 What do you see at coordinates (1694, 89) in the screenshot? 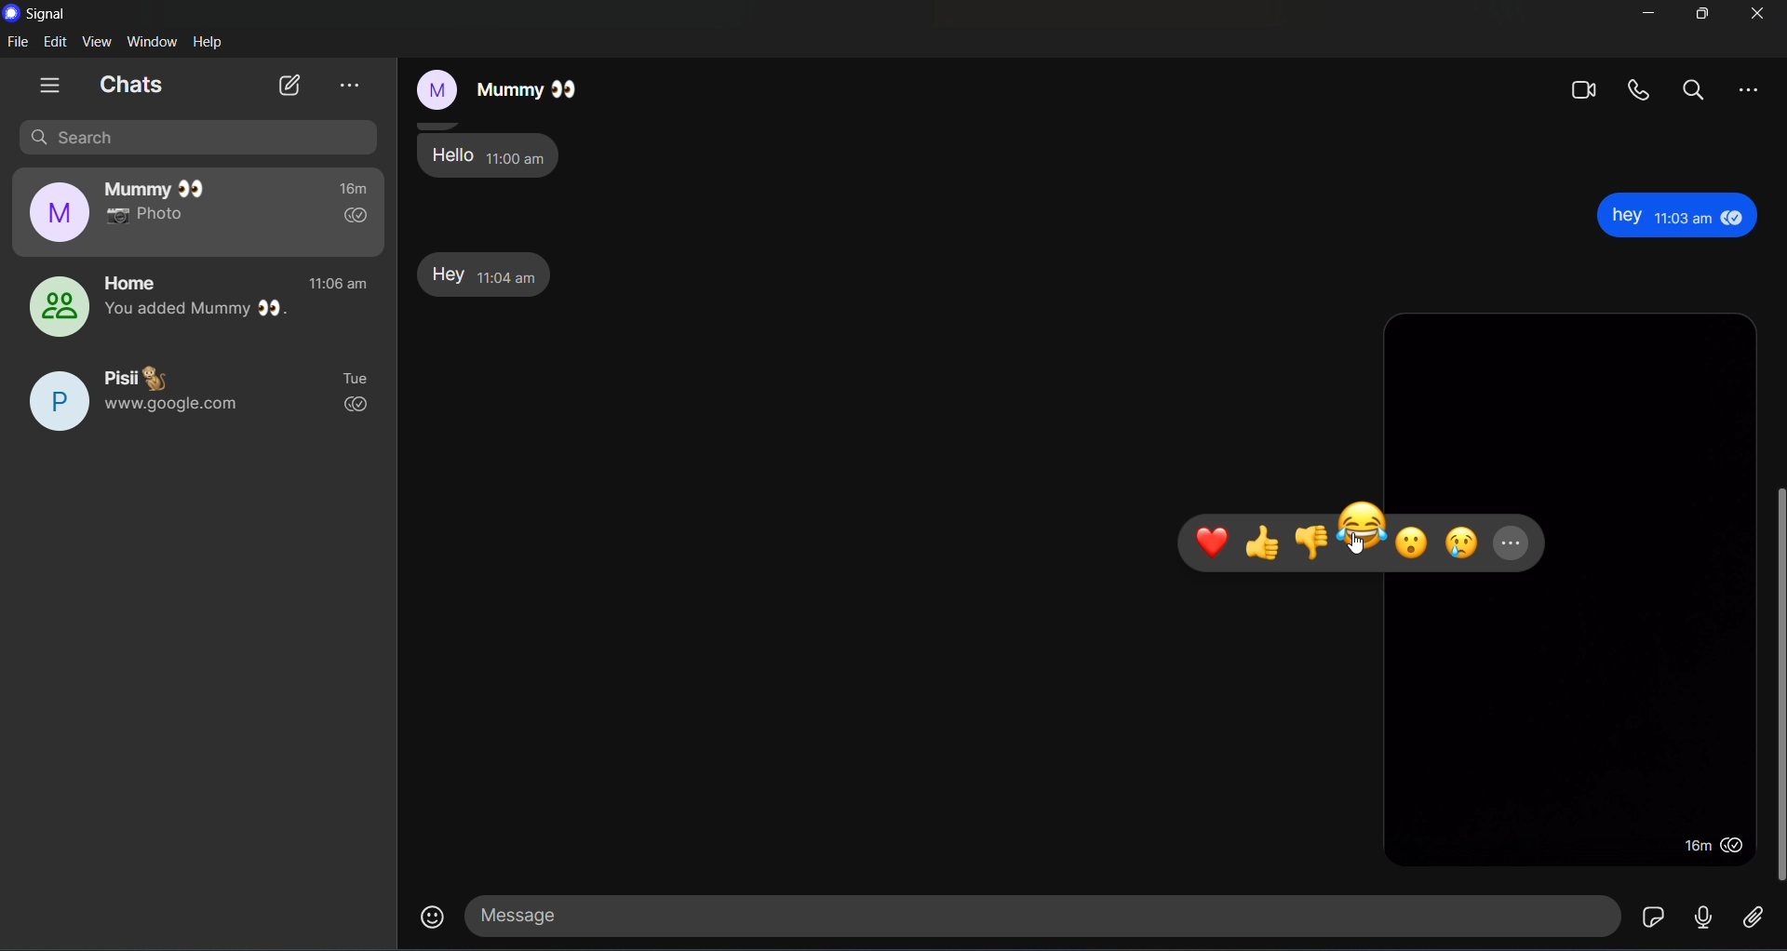
I see `search` at bounding box center [1694, 89].